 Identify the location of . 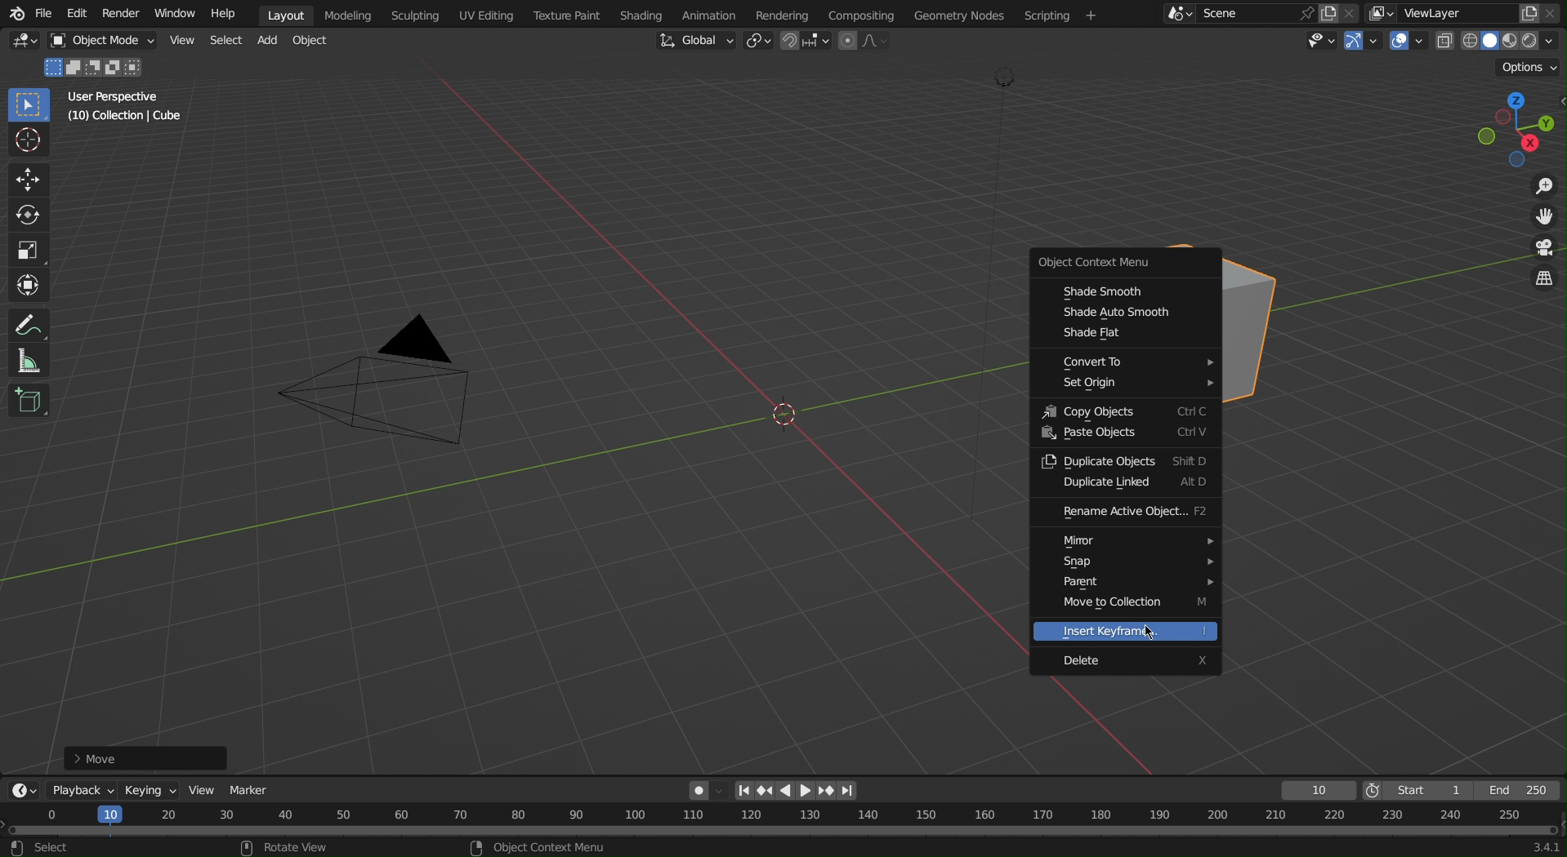
(1064, 16).